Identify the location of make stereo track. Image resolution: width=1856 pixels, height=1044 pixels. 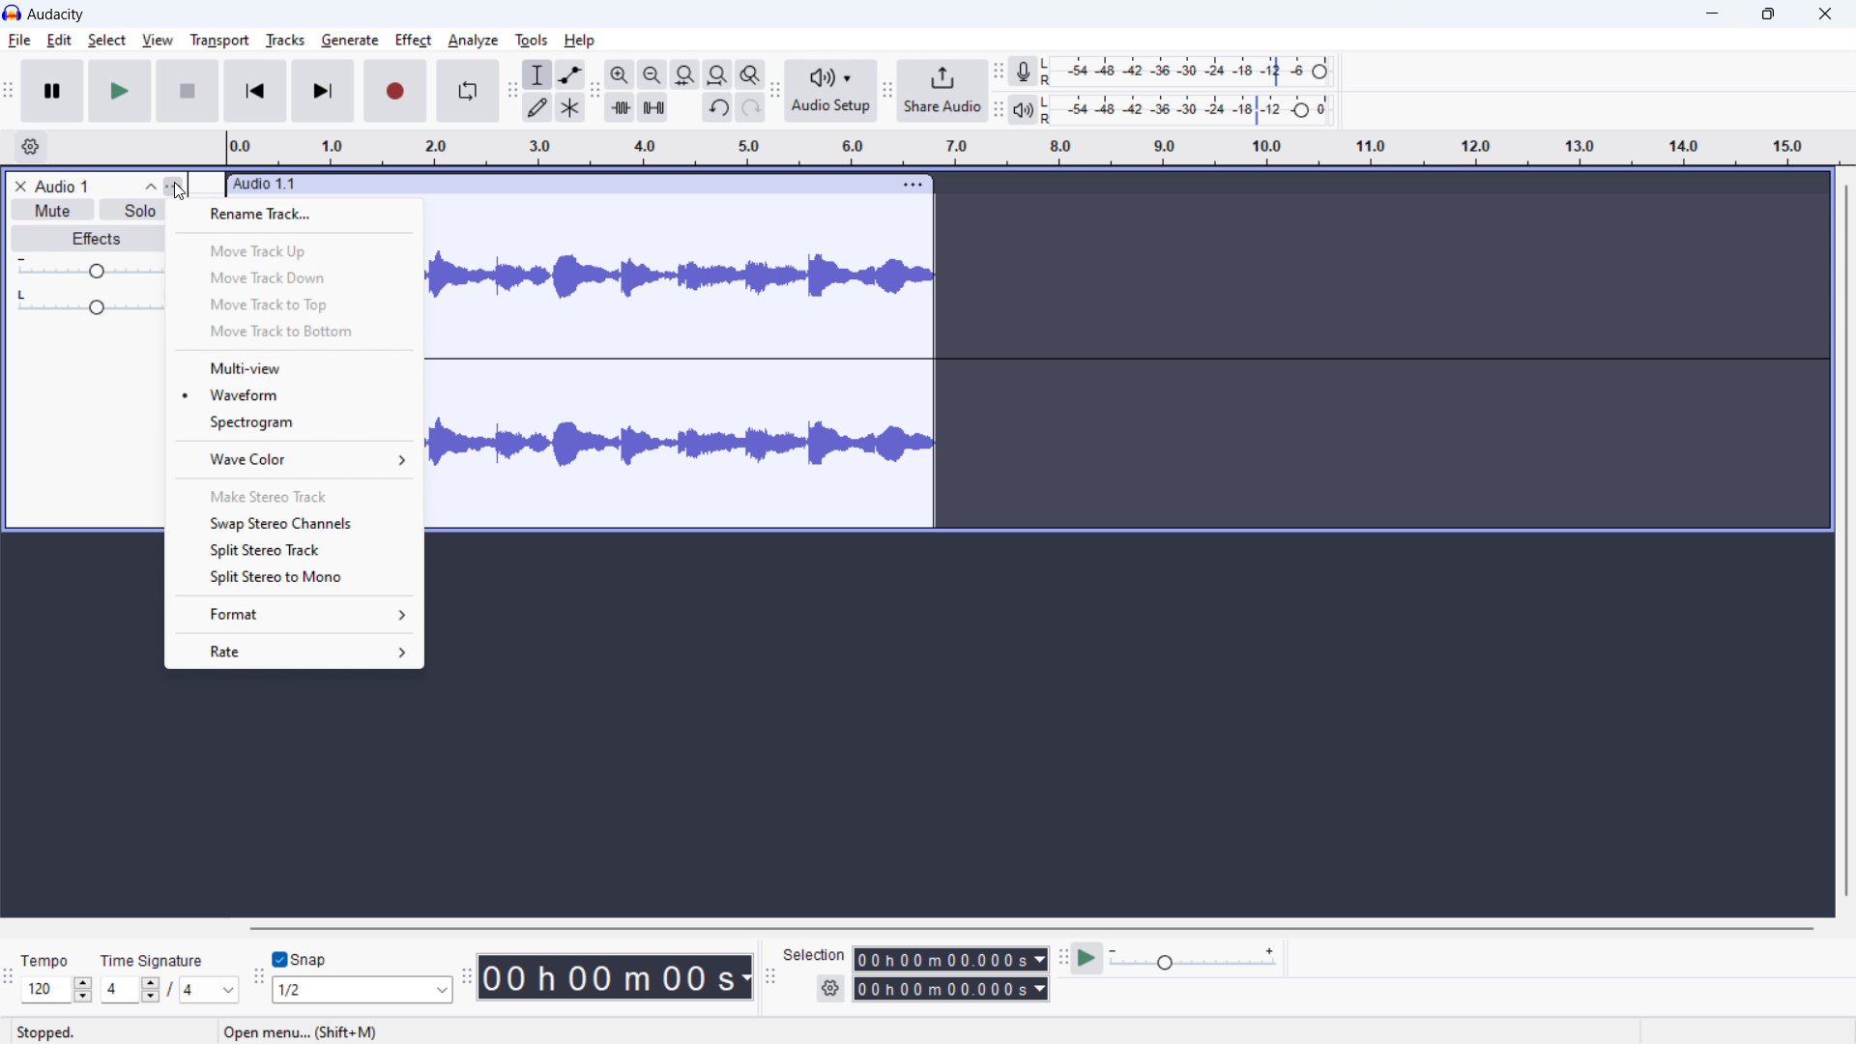
(294, 496).